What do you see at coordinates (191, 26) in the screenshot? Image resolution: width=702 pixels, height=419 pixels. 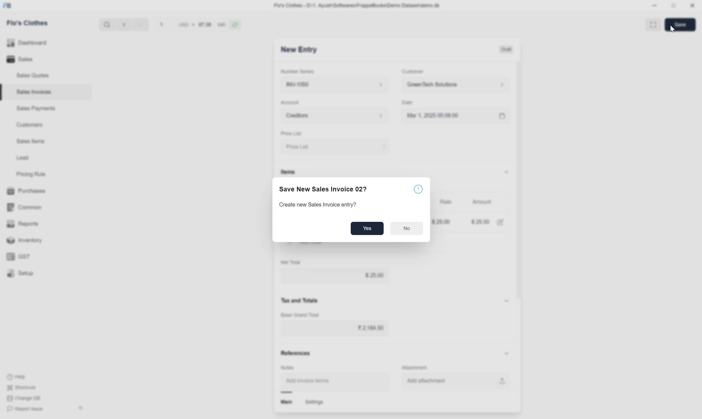 I see `USD = 87.38 INR` at bounding box center [191, 26].